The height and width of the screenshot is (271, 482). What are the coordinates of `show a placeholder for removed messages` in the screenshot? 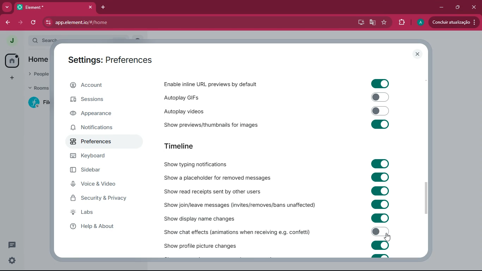 It's located at (217, 178).